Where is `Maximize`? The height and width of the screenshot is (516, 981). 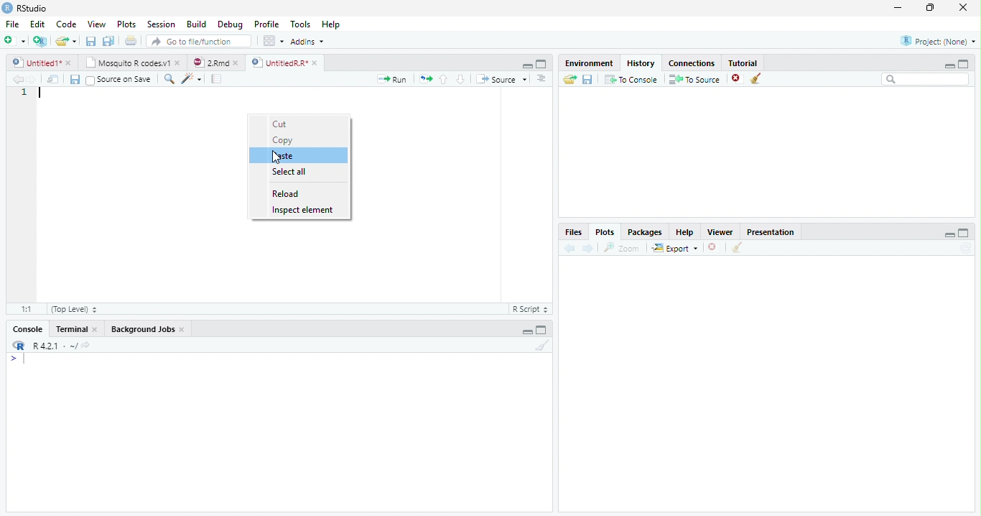 Maximize is located at coordinates (967, 63).